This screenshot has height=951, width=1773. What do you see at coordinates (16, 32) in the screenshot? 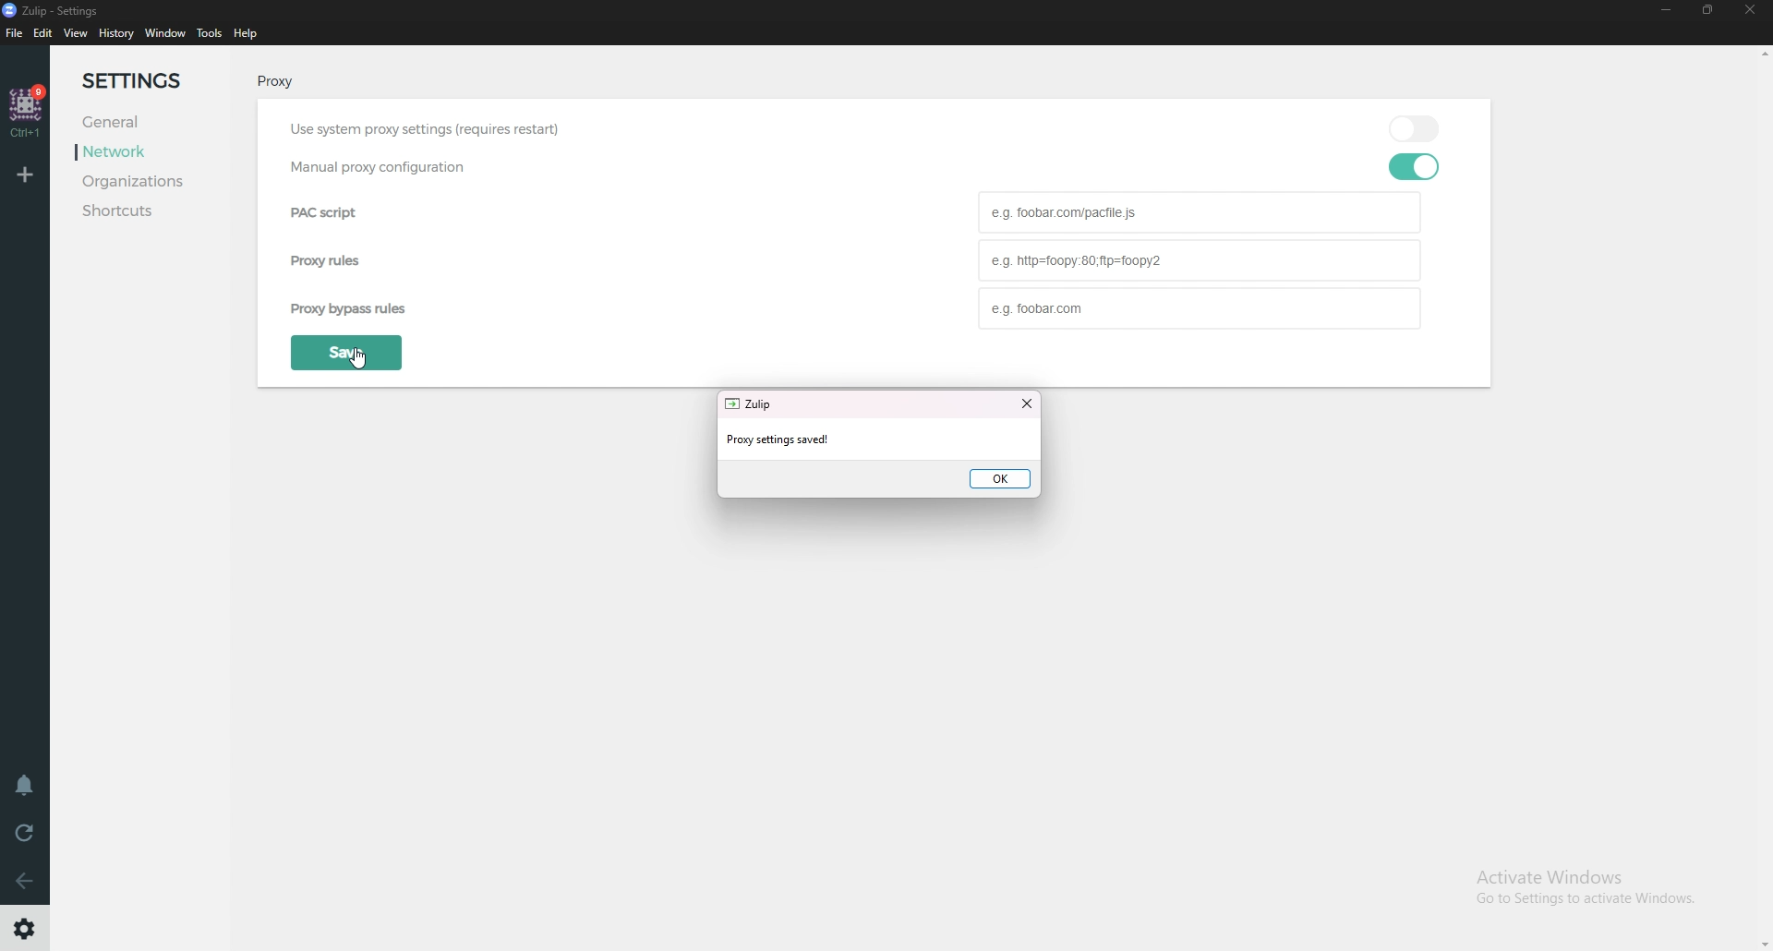
I see `file` at bounding box center [16, 32].